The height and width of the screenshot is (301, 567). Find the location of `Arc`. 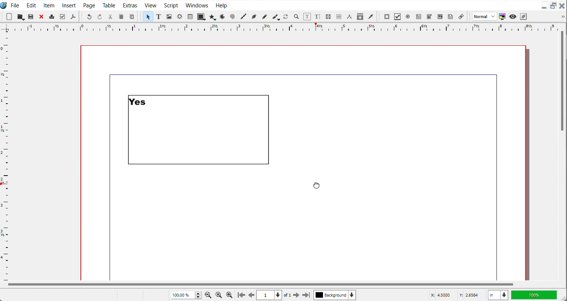

Arc is located at coordinates (223, 16).